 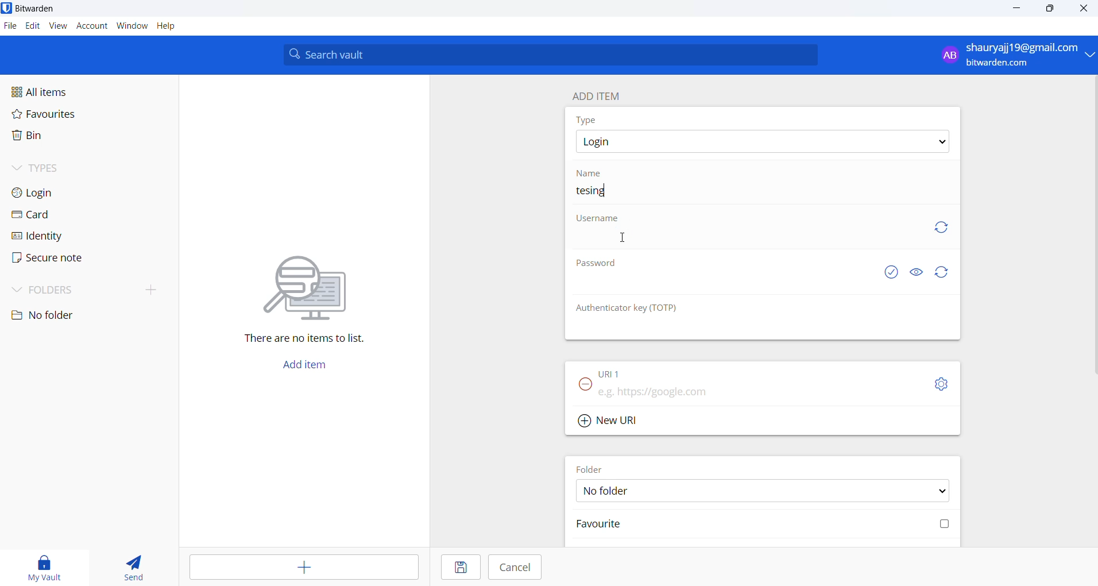 What do you see at coordinates (1096, 225) in the screenshot?
I see `scrollbar` at bounding box center [1096, 225].